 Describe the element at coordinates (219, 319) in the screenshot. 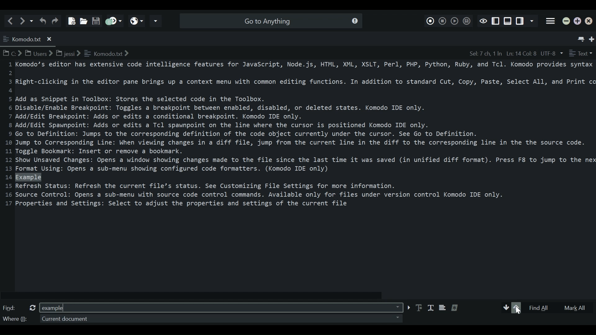

I see `Where Dropdown menu` at that location.